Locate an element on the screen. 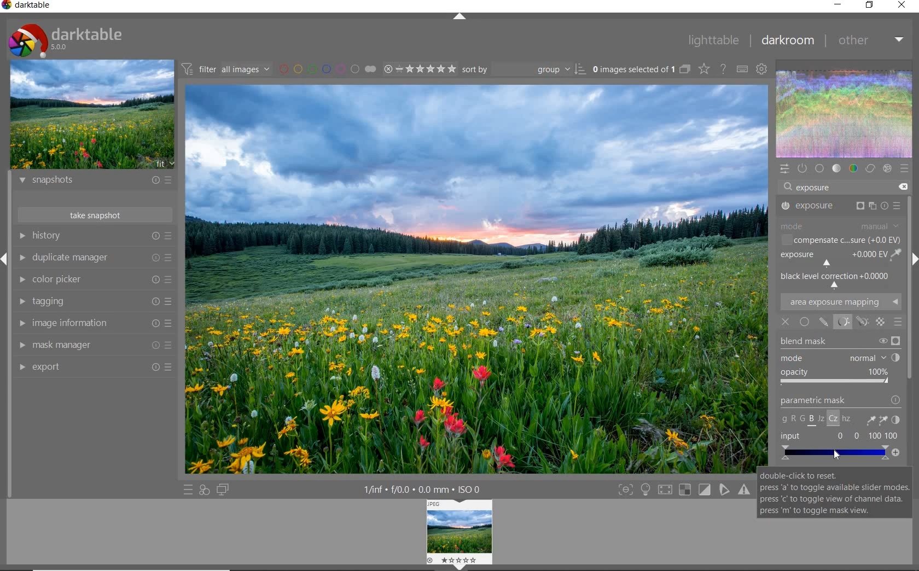 This screenshot has width=919, height=571. EXPOSURE is located at coordinates (831, 259).